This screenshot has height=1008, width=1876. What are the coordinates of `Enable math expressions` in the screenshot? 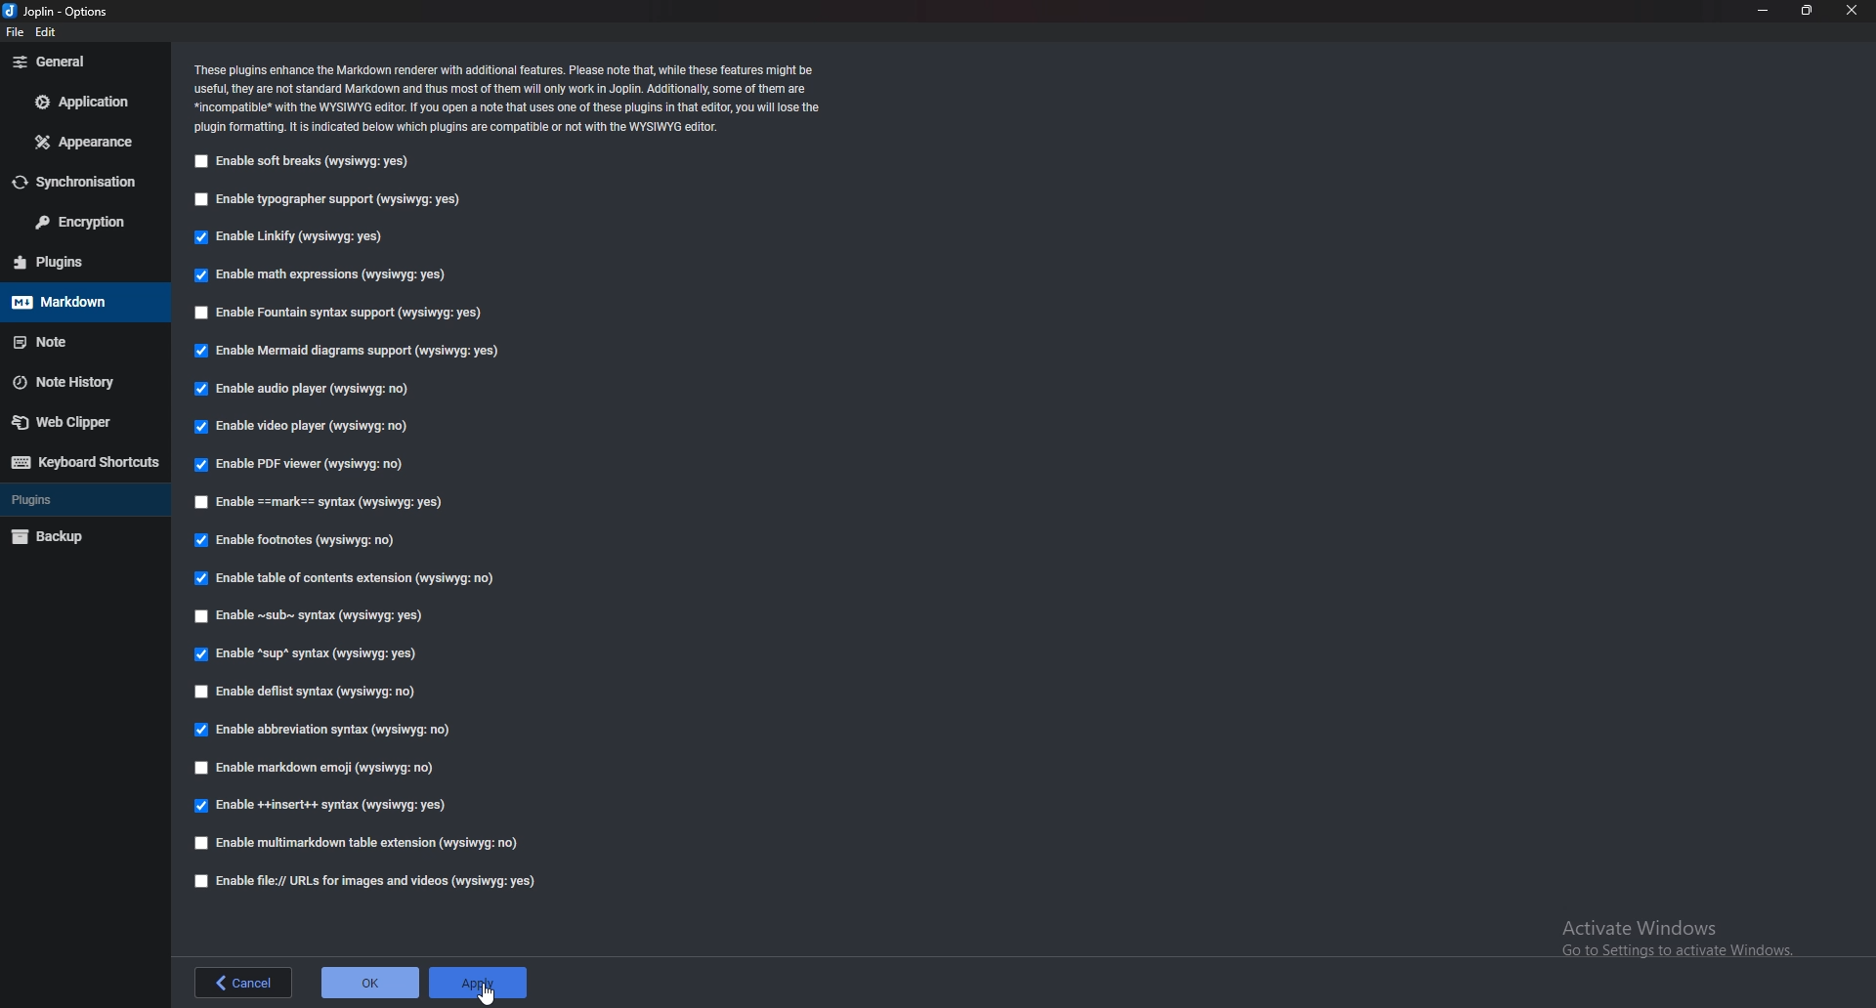 It's located at (323, 276).